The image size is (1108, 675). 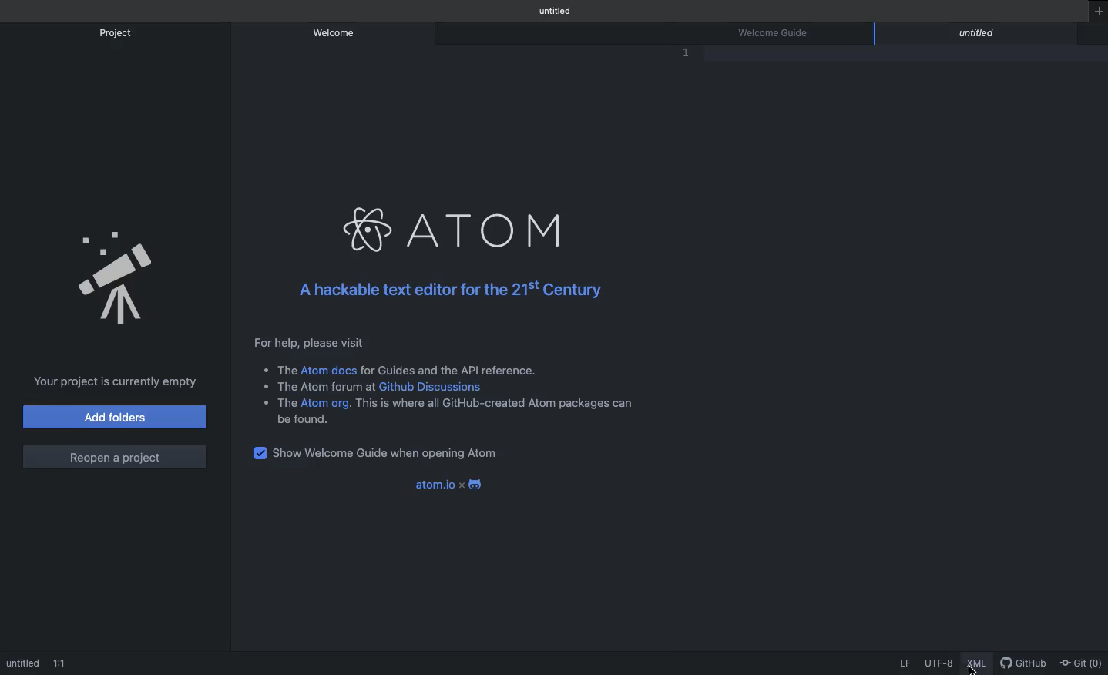 I want to click on for Guides and the API reference, so click(x=454, y=369).